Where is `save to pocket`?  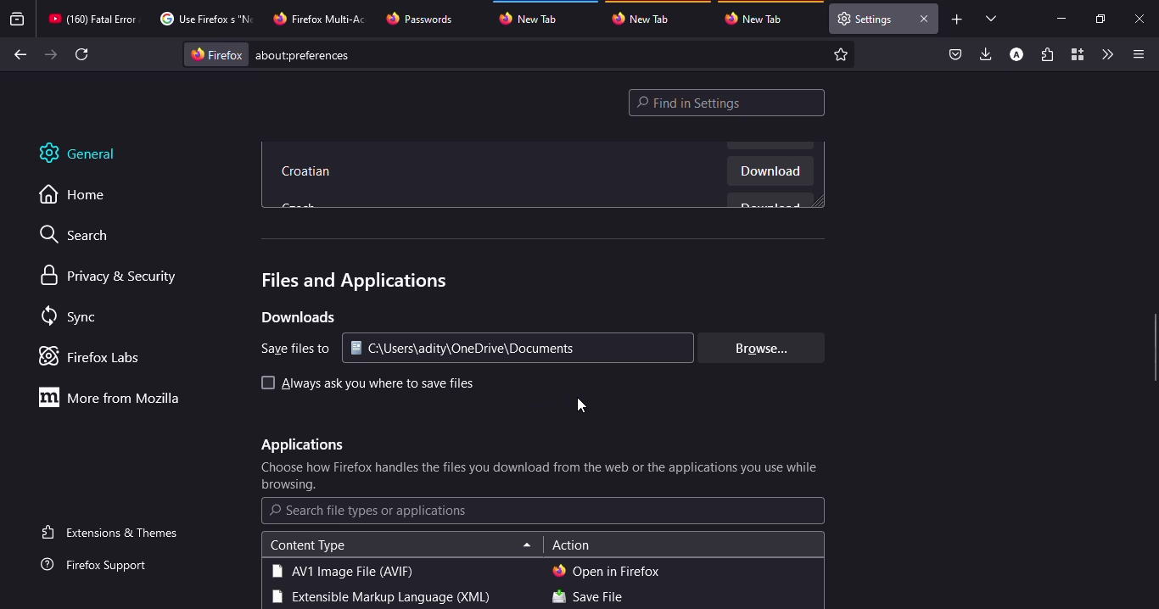
save to pocket is located at coordinates (955, 55).